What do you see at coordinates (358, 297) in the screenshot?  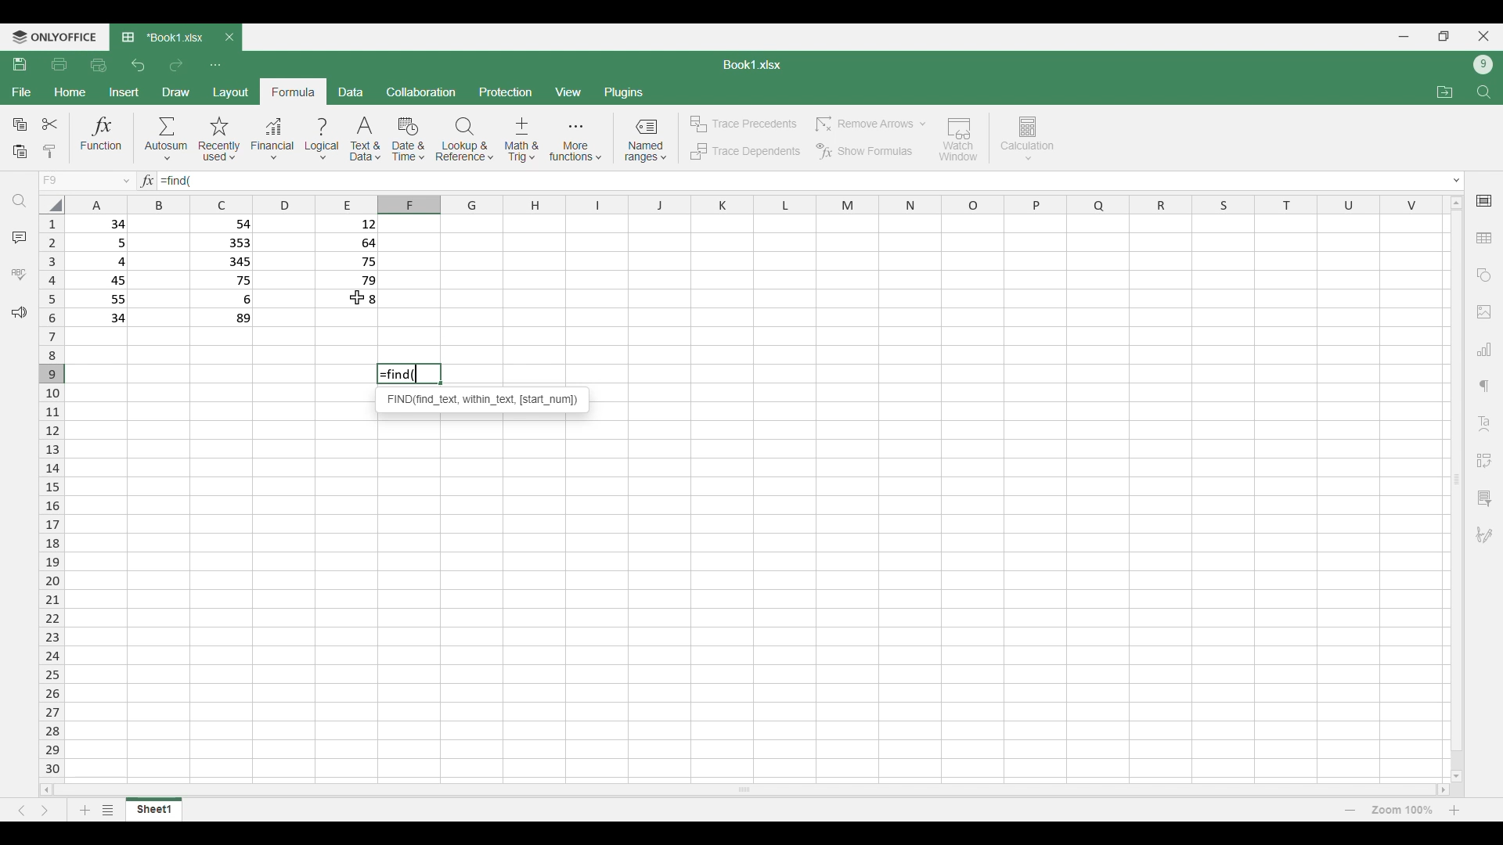 I see `Cursor clicking on cell` at bounding box center [358, 297].